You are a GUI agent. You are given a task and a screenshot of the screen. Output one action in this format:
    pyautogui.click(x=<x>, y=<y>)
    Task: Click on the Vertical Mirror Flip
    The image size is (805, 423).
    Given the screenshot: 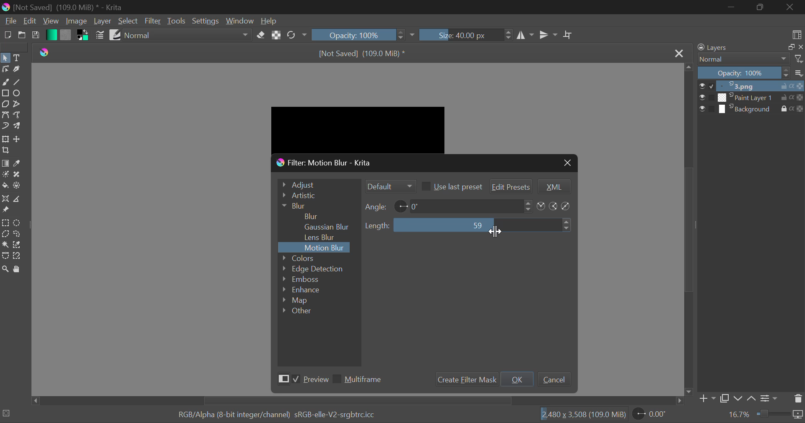 What is the action you would take?
    pyautogui.click(x=526, y=36)
    